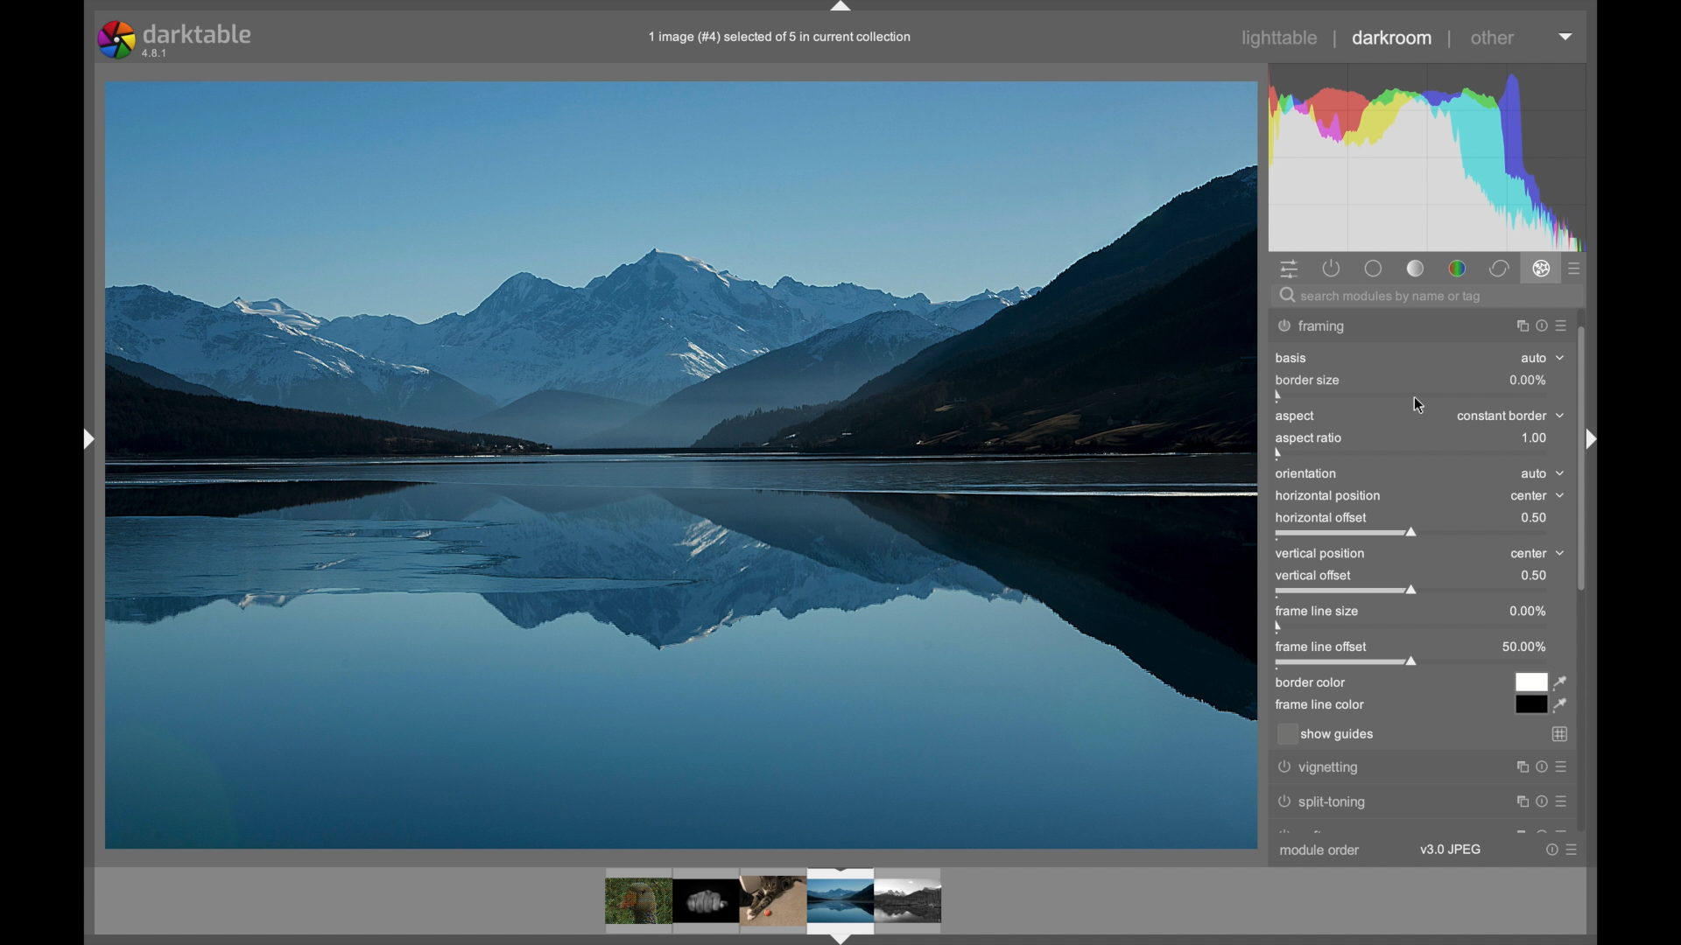 Image resolution: width=1681 pixels, height=945 pixels. Describe the element at coordinates (1534, 575) in the screenshot. I see `0.5` at that location.